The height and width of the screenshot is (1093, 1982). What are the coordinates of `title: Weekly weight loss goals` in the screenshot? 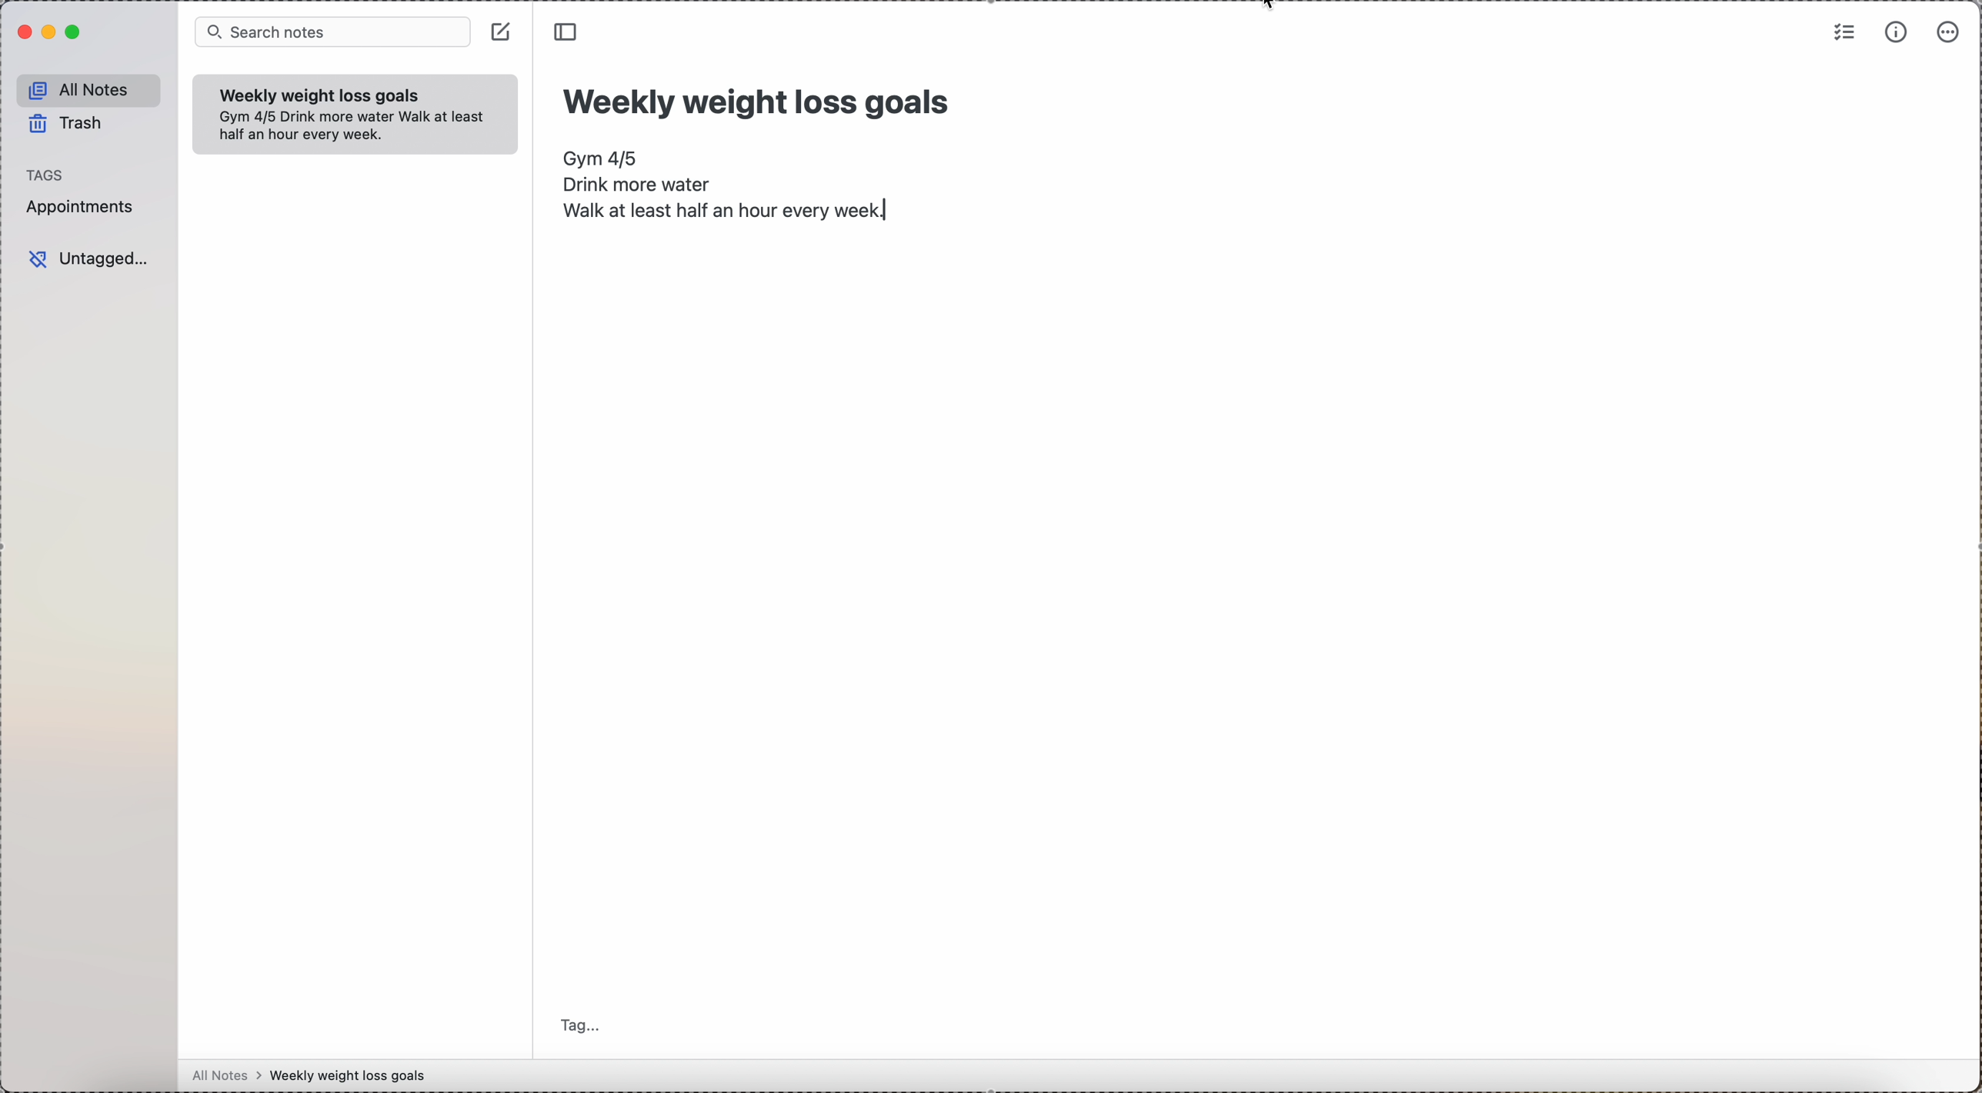 It's located at (760, 98).